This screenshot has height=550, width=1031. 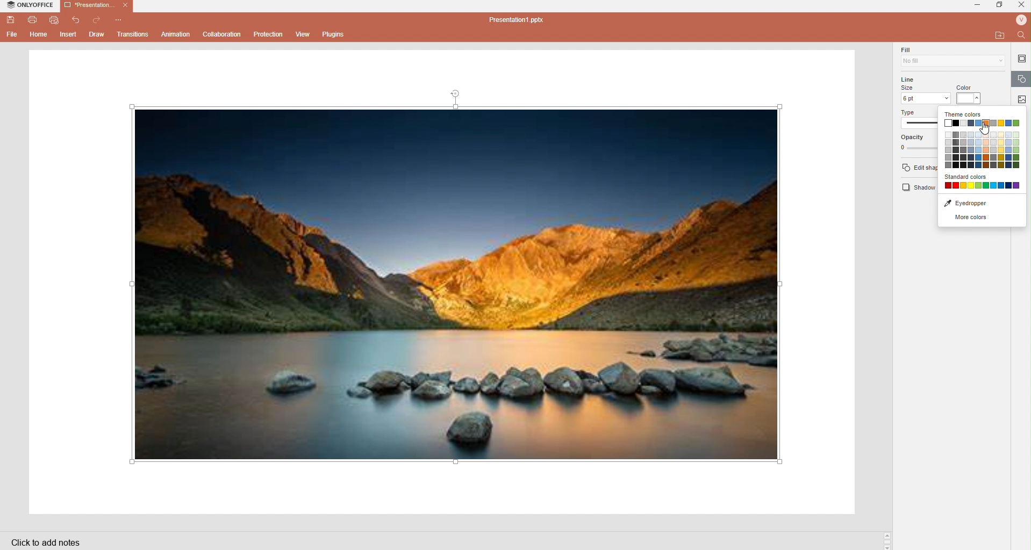 What do you see at coordinates (11, 35) in the screenshot?
I see `File` at bounding box center [11, 35].